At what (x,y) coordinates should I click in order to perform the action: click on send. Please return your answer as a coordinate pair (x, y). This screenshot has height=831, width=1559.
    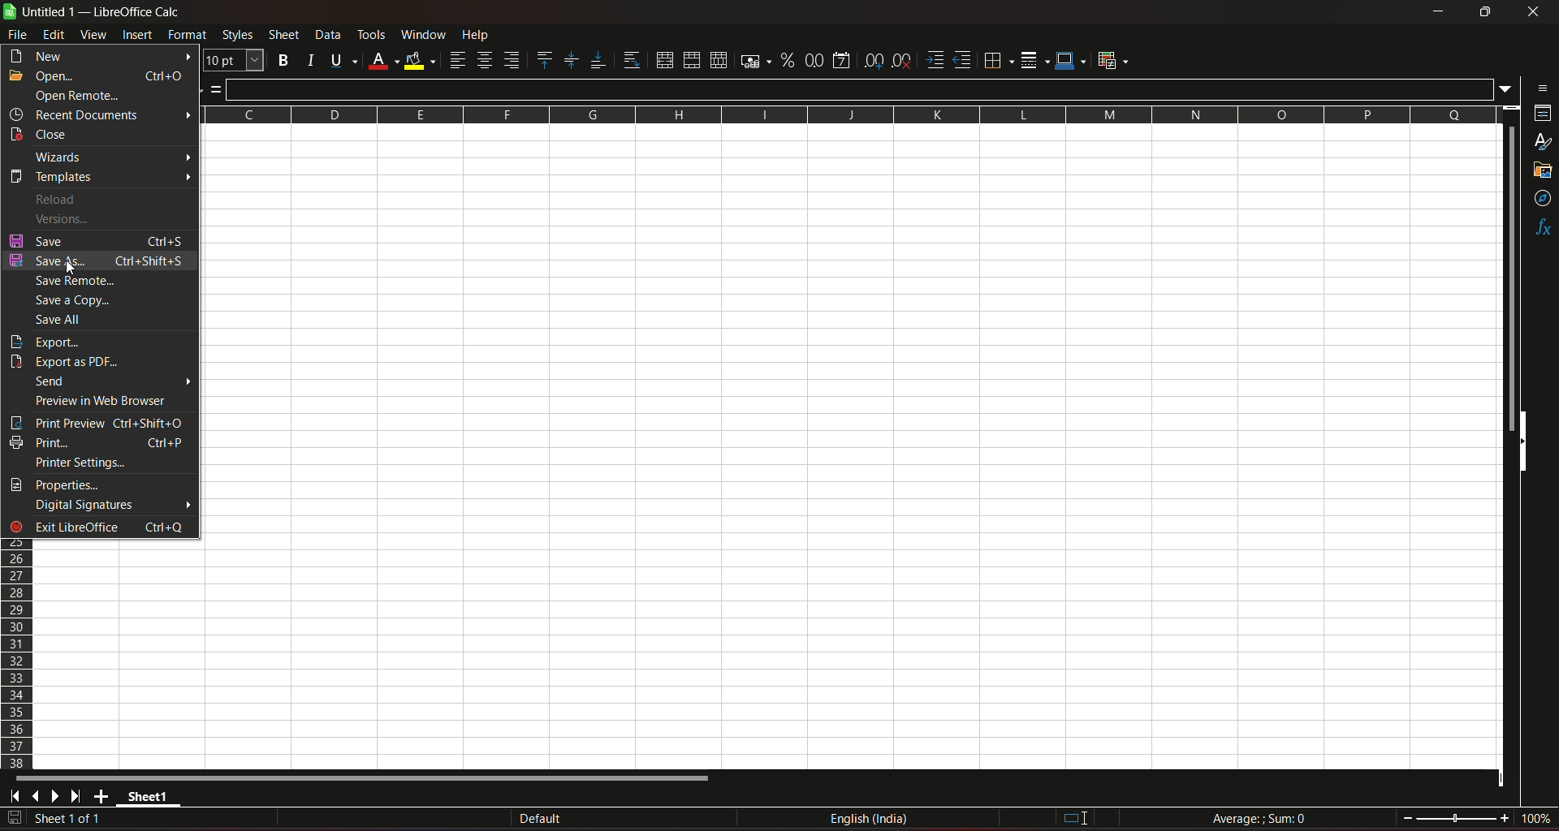
    Looking at the image, I should click on (111, 382).